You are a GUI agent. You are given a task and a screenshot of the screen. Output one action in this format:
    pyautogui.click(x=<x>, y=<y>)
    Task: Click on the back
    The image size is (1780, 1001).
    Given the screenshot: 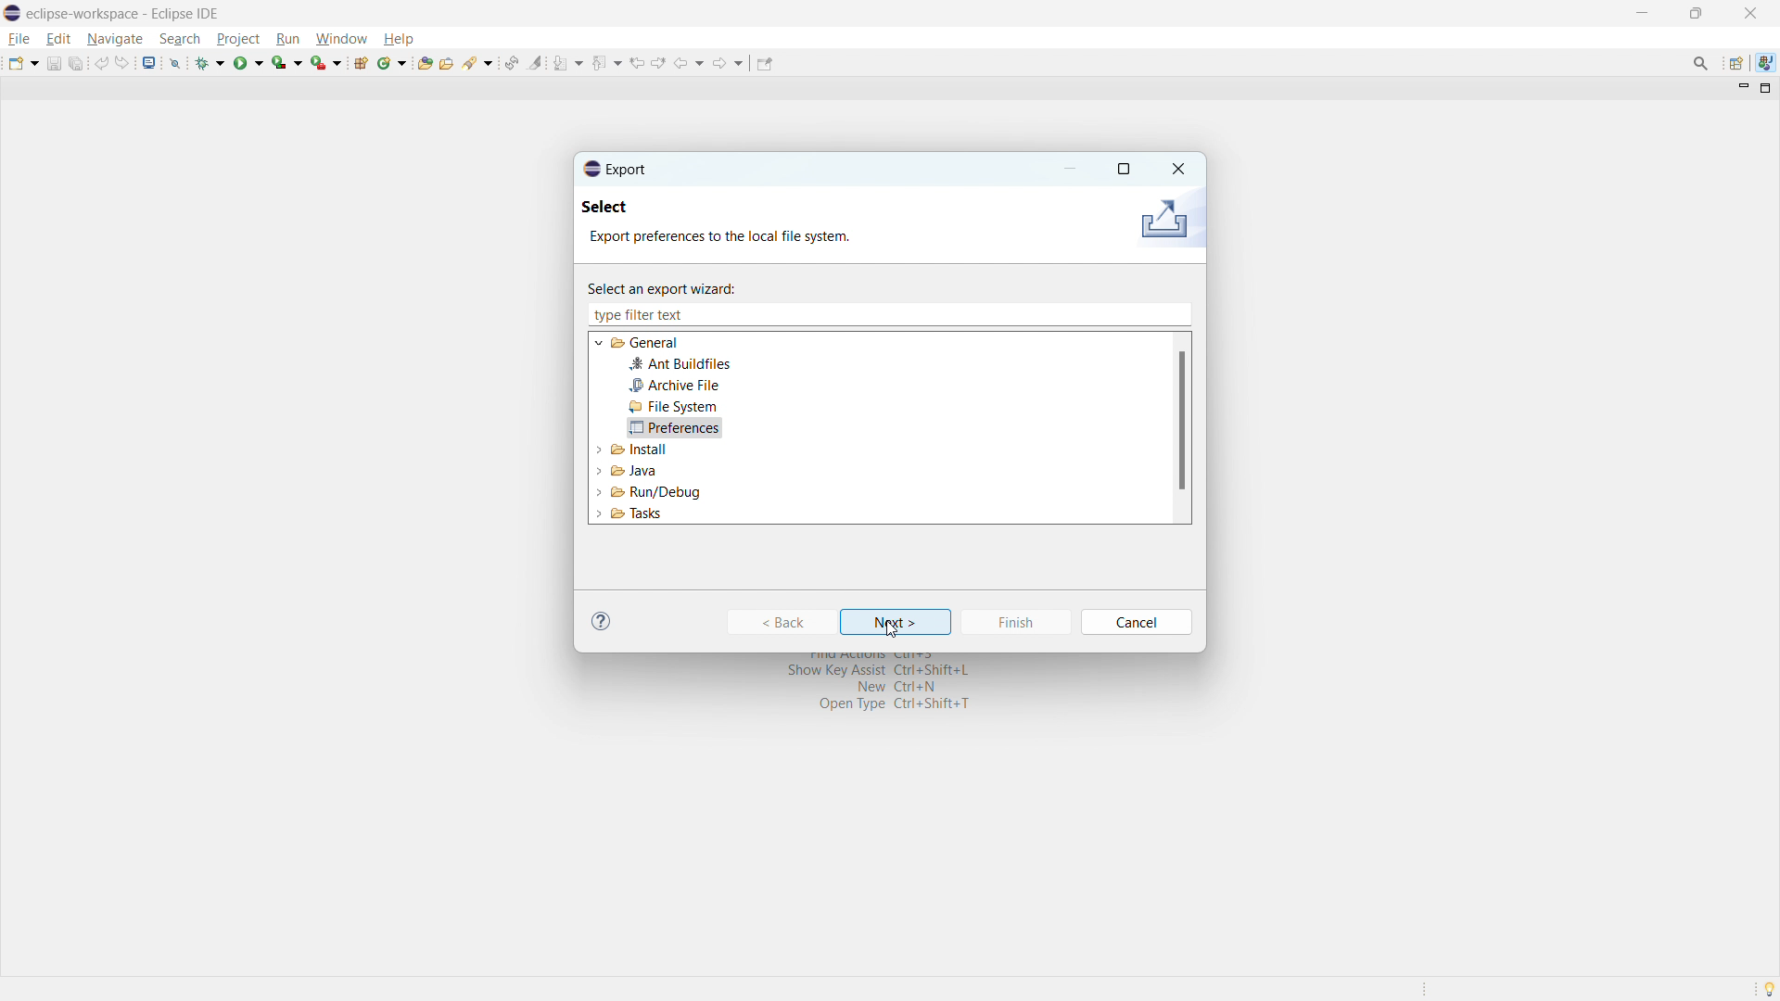 What is the action you would take?
    pyautogui.click(x=690, y=63)
    